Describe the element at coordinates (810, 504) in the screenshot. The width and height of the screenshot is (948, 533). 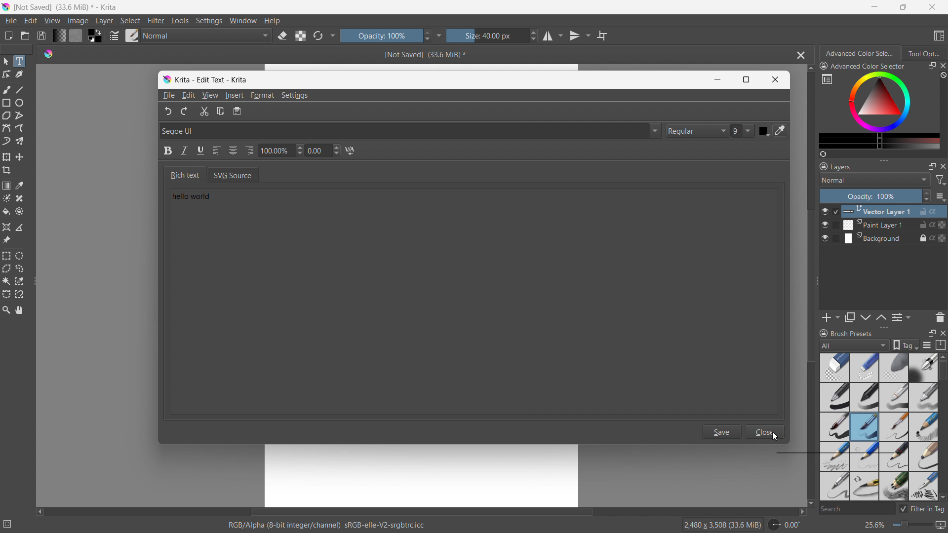
I see `scroll down` at that location.